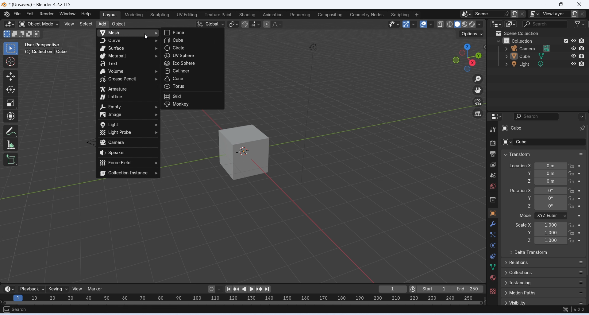  What do you see at coordinates (551, 181) in the screenshot?
I see `location` at bounding box center [551, 181].